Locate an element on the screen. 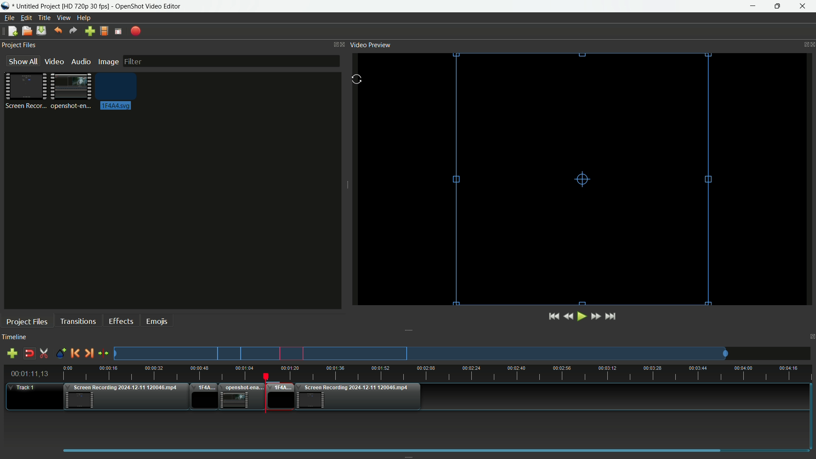 The width and height of the screenshot is (816, 459). Video two in timeline is located at coordinates (243, 397).